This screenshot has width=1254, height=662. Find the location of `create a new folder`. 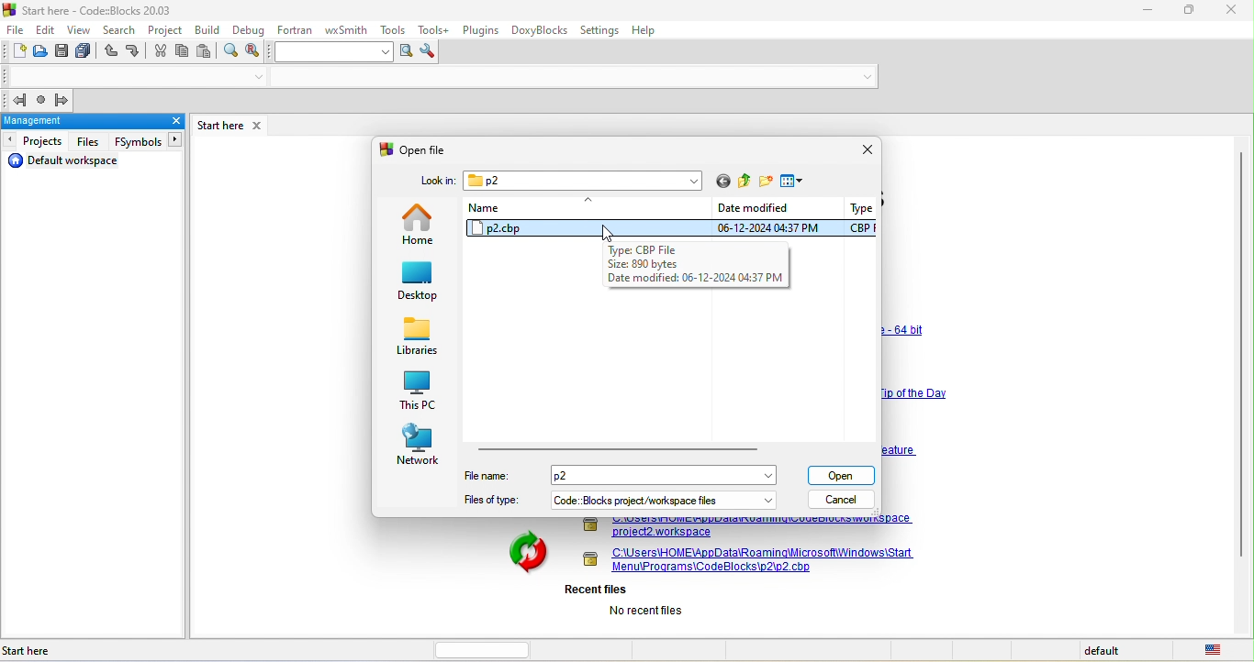

create a new folder is located at coordinates (767, 182).